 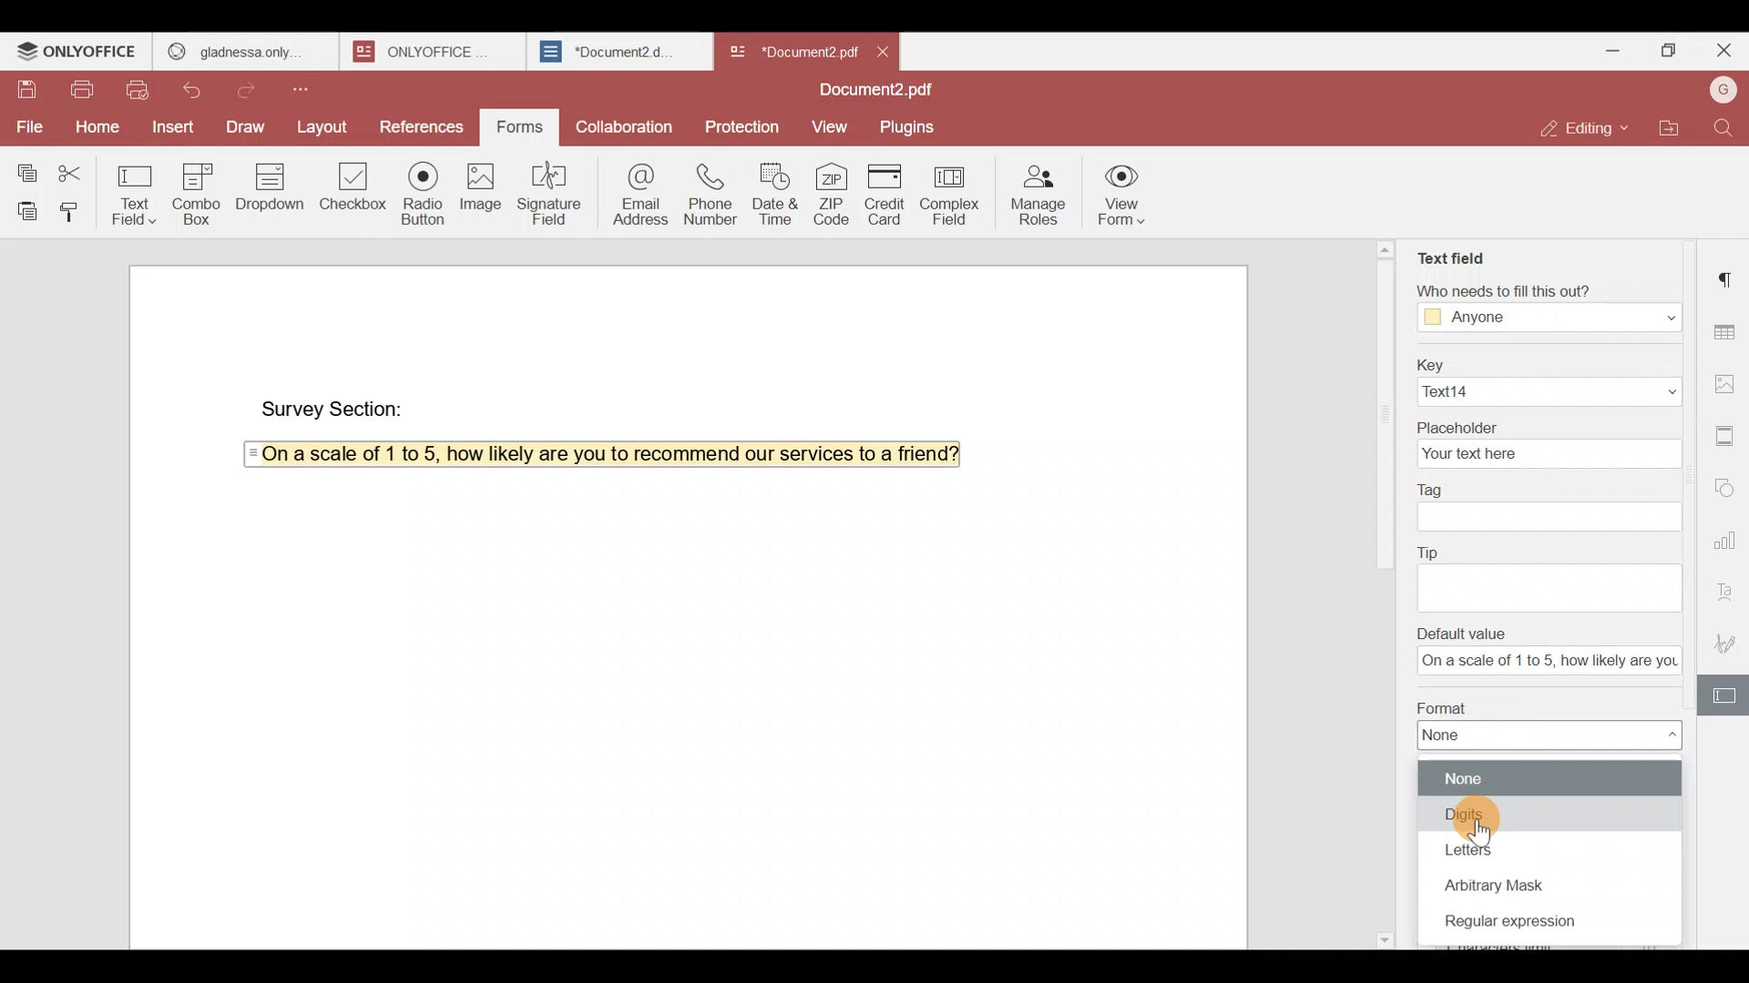 What do you see at coordinates (1450, 254) in the screenshot?
I see `Text field` at bounding box center [1450, 254].